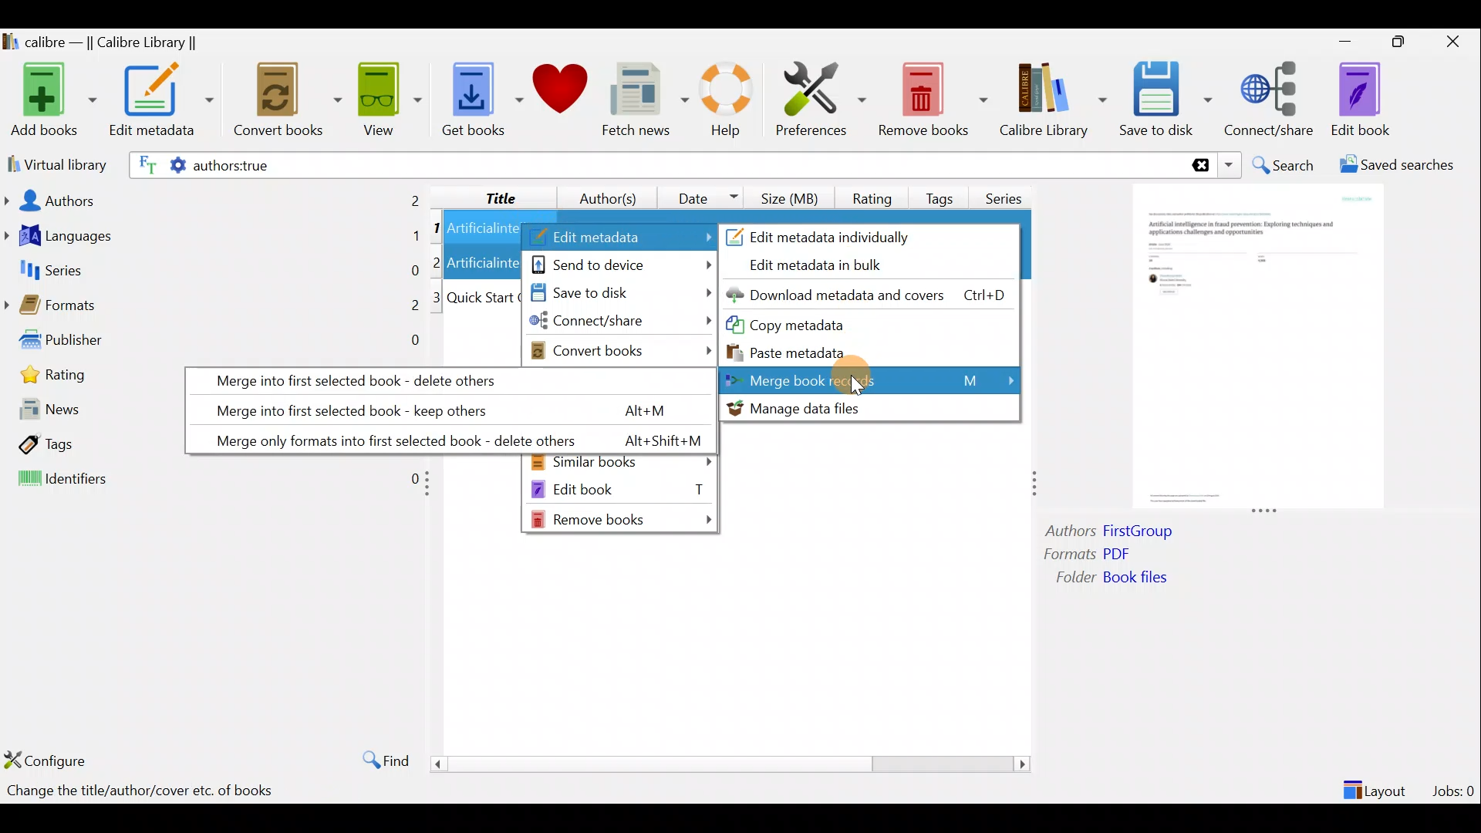 The height and width of the screenshot is (833, 1481). I want to click on Maximize, so click(1405, 42).